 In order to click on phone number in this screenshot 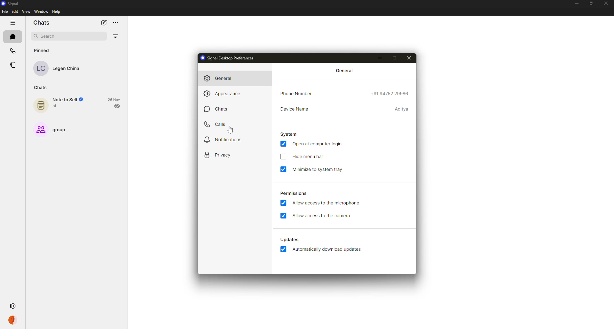, I will do `click(297, 94)`.